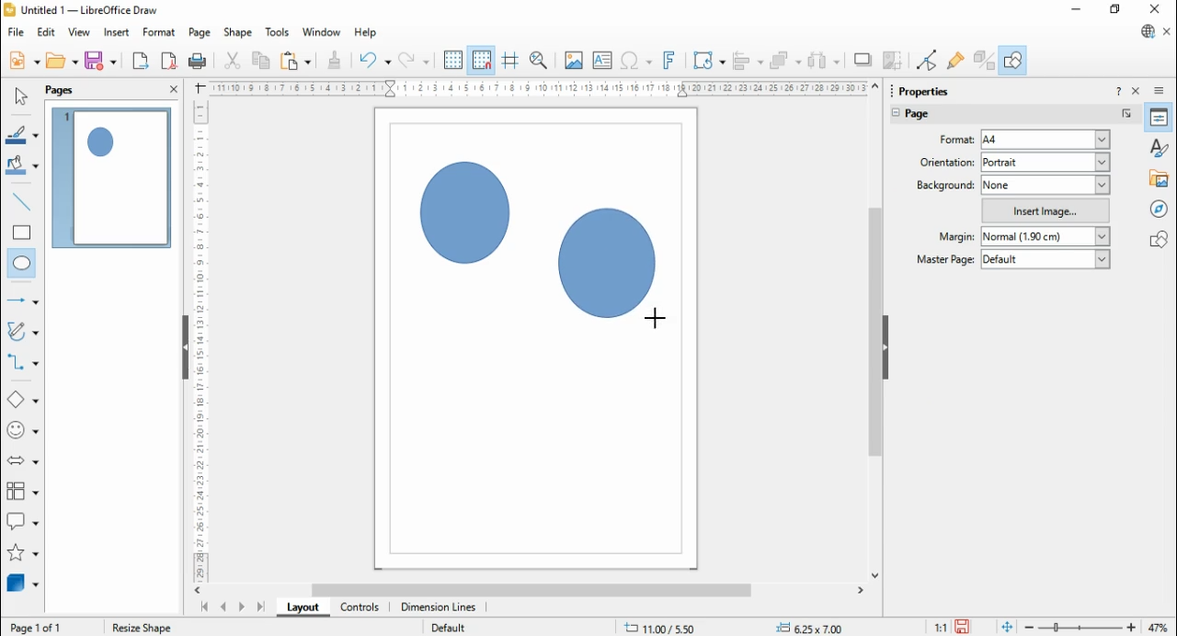  What do you see at coordinates (1160, 177) in the screenshot?
I see `gallery` at bounding box center [1160, 177].